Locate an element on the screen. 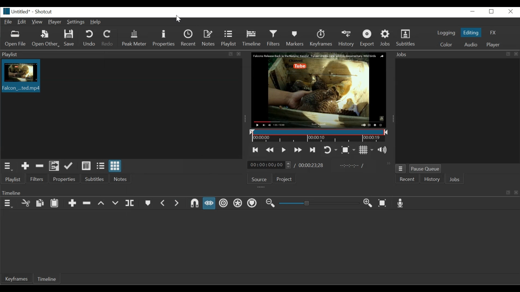 Image resolution: width=520 pixels, height=292 pixels. Append is located at coordinates (72, 204).